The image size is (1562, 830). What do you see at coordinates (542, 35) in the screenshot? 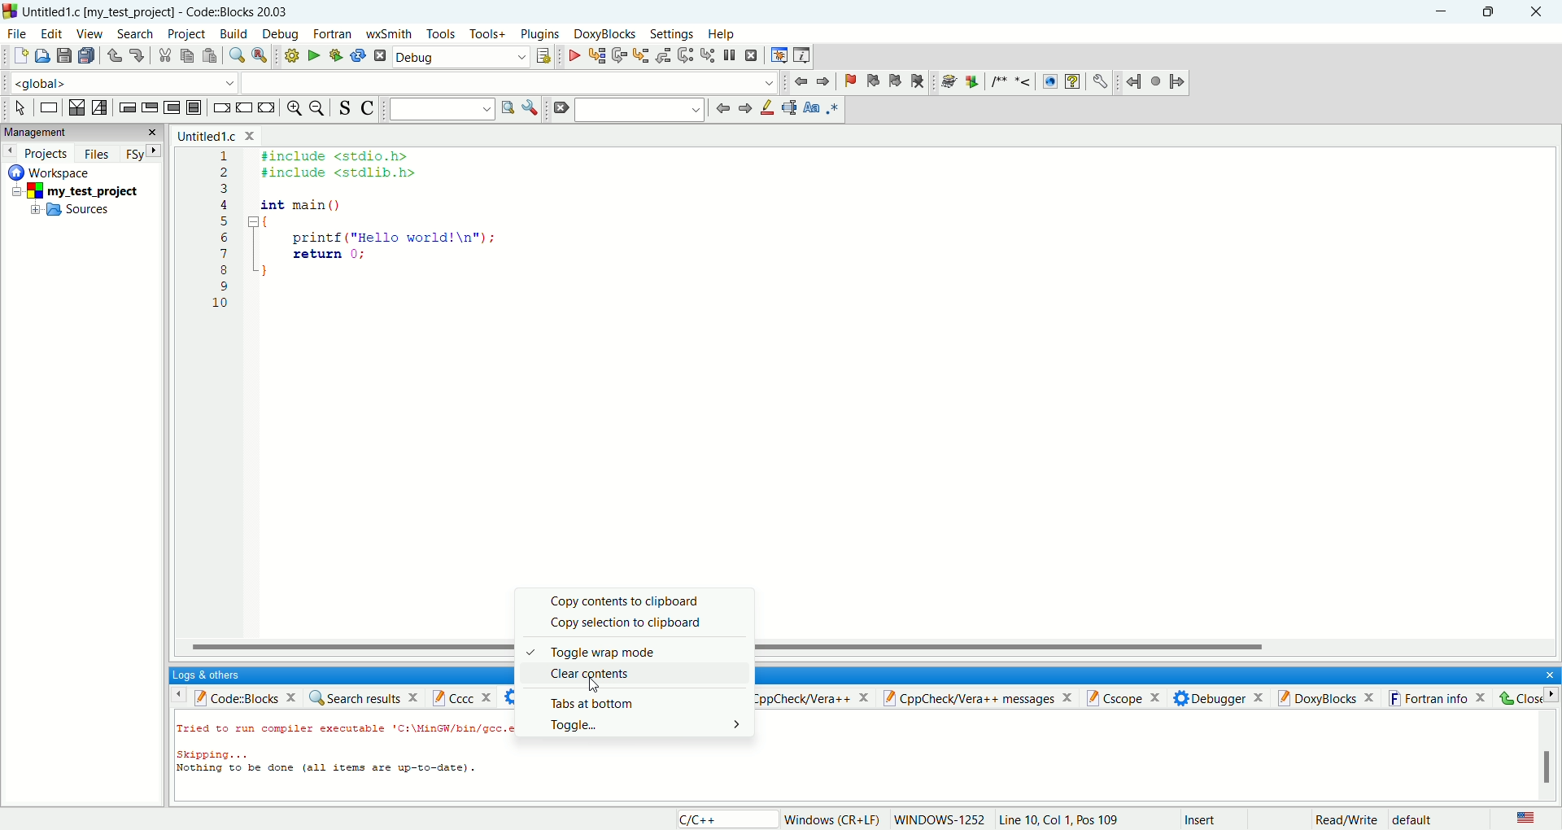
I see `plugins` at bounding box center [542, 35].